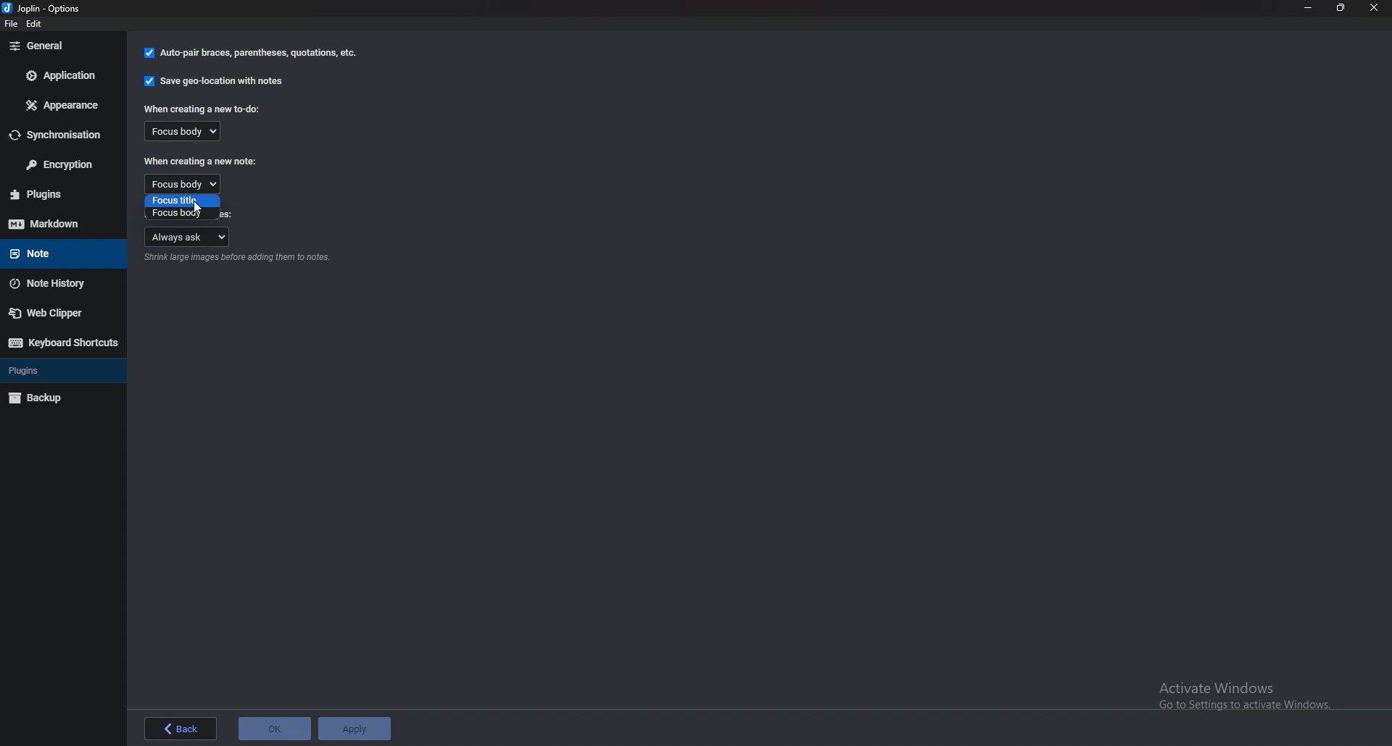 Image resolution: width=1392 pixels, height=746 pixels. Describe the element at coordinates (59, 75) in the screenshot. I see `Application` at that location.